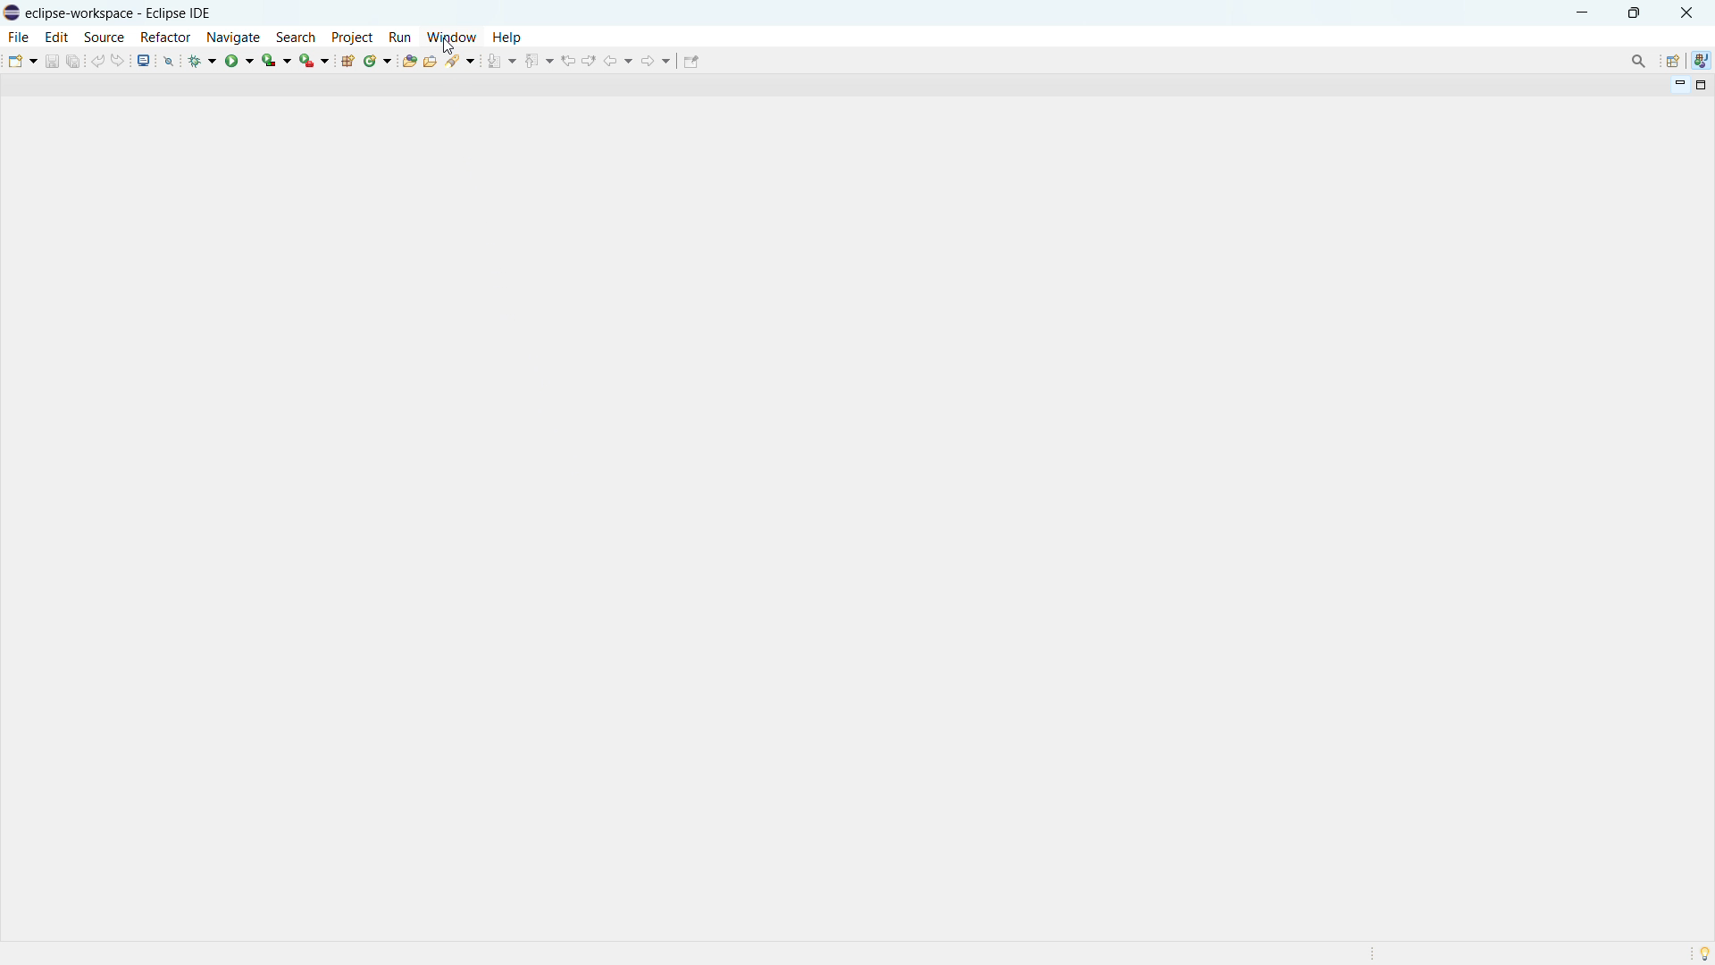 This screenshot has height=965, width=1715. What do you see at coordinates (13, 13) in the screenshot?
I see `logo` at bounding box center [13, 13].